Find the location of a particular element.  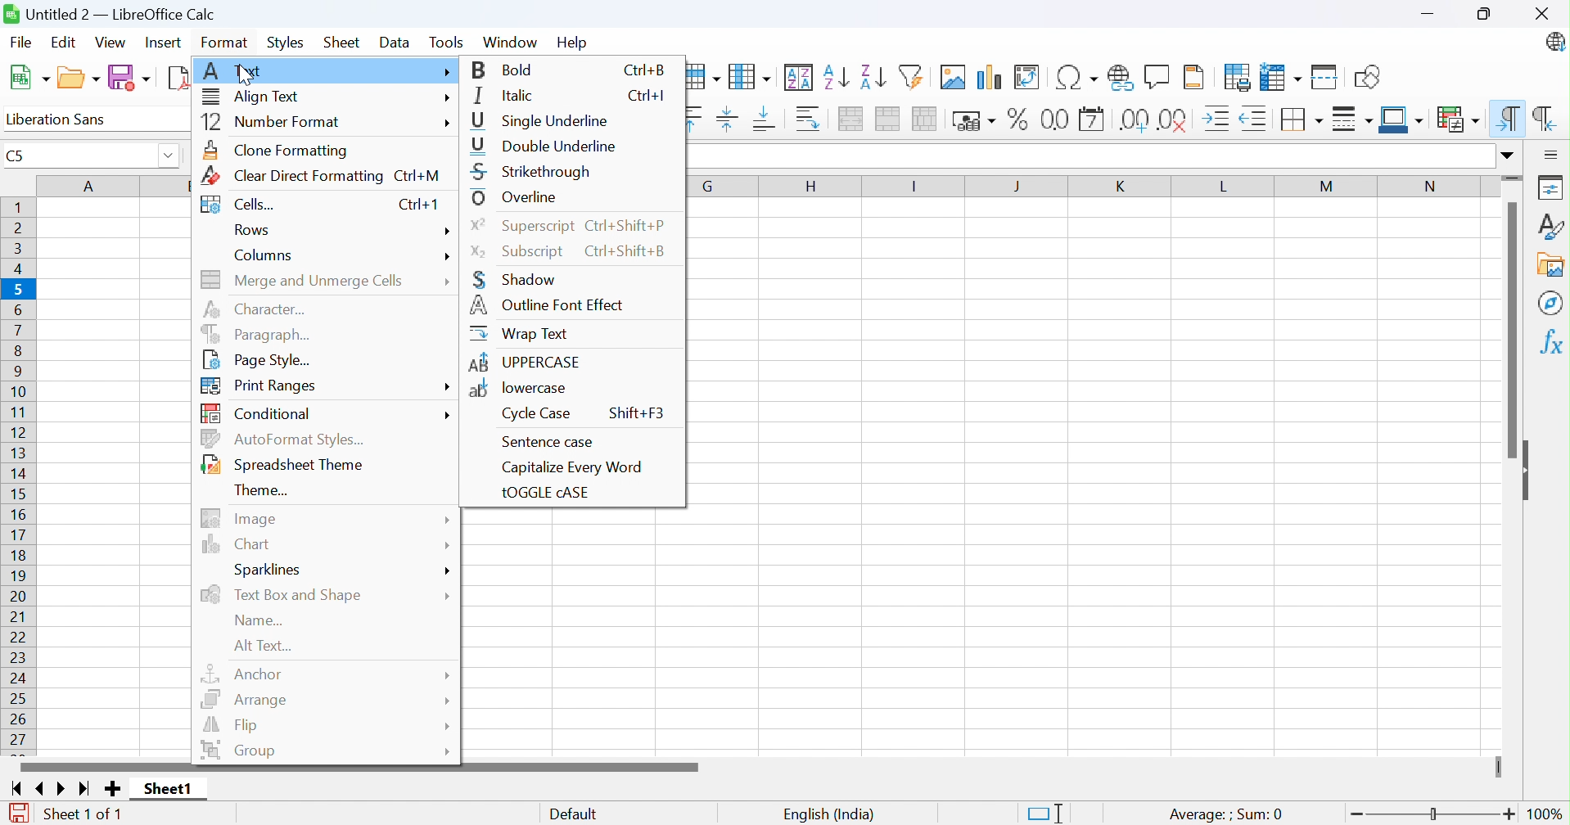

More is located at coordinates (448, 385).